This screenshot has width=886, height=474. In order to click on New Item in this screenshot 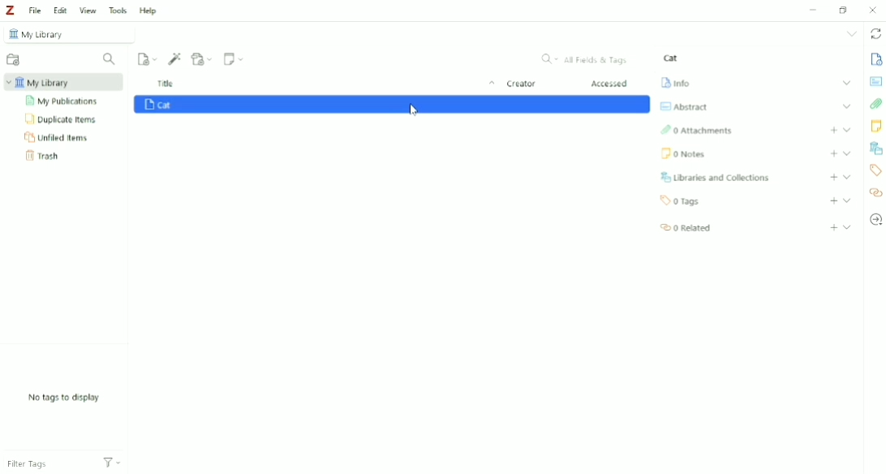, I will do `click(148, 58)`.